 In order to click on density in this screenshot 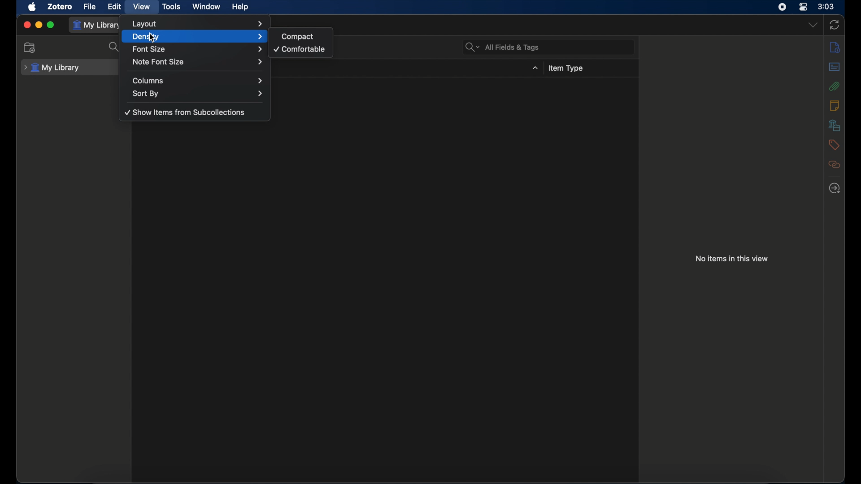, I will do `click(196, 36)`.